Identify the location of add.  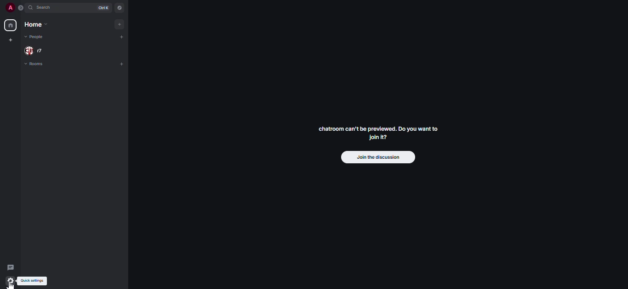
(120, 24).